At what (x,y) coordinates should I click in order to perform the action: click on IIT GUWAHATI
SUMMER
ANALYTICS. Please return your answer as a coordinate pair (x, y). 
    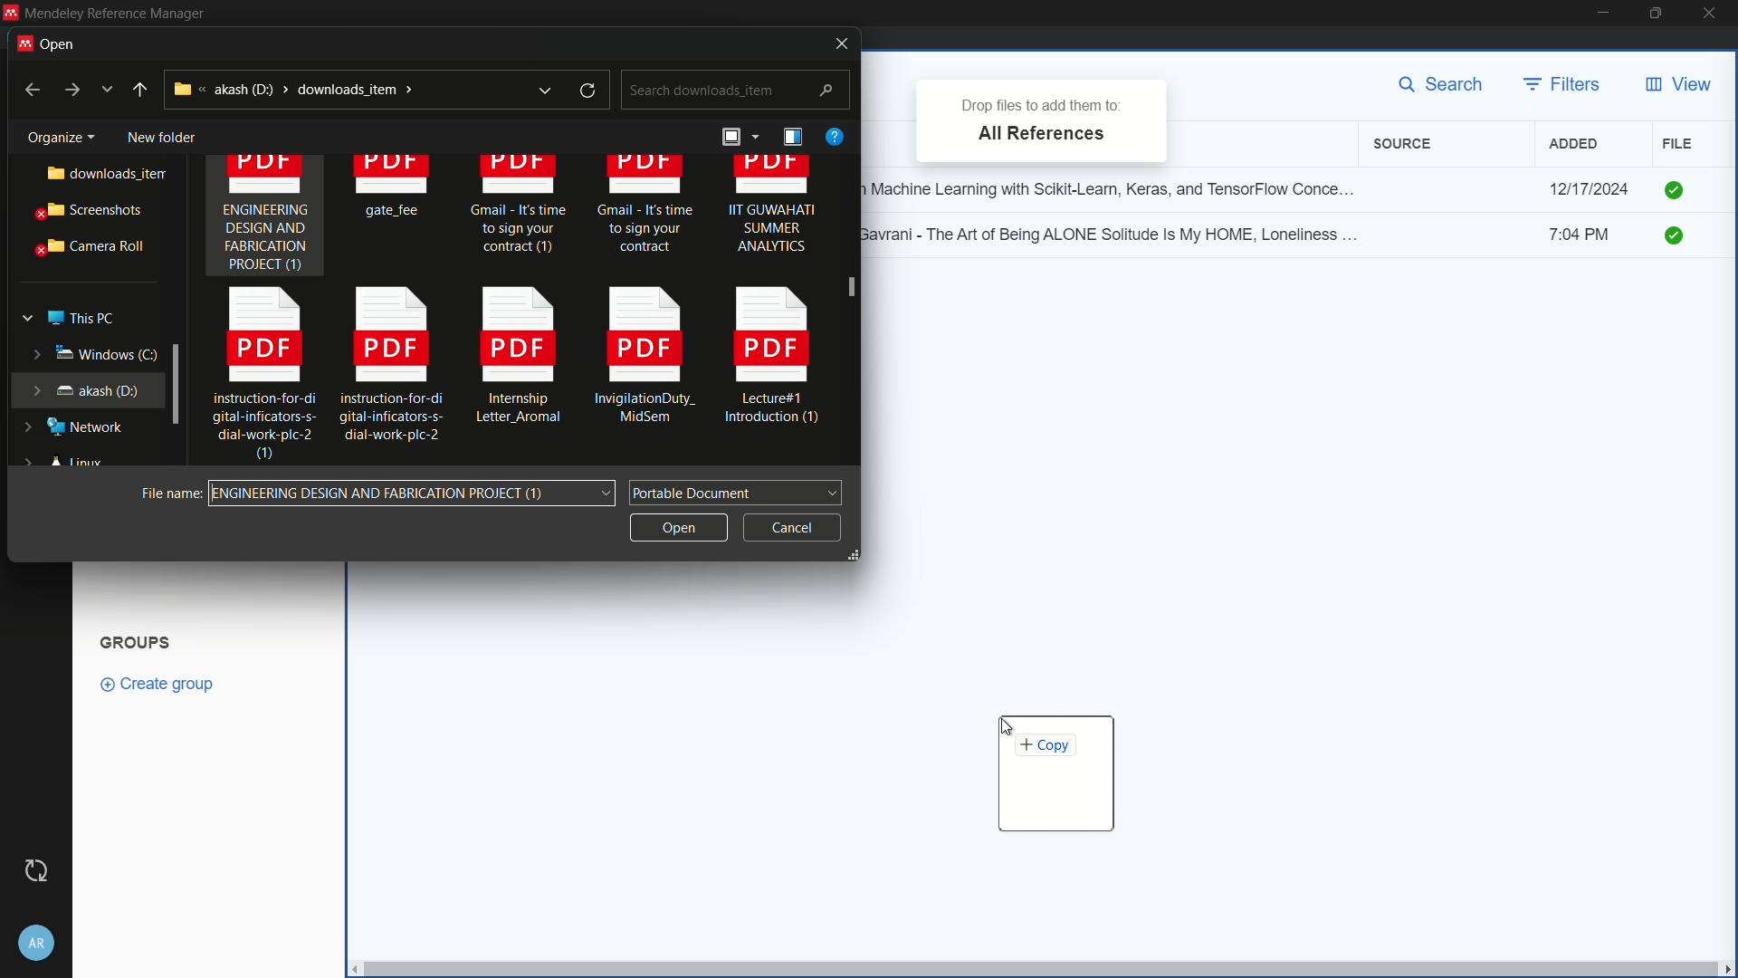
    Looking at the image, I should click on (772, 213).